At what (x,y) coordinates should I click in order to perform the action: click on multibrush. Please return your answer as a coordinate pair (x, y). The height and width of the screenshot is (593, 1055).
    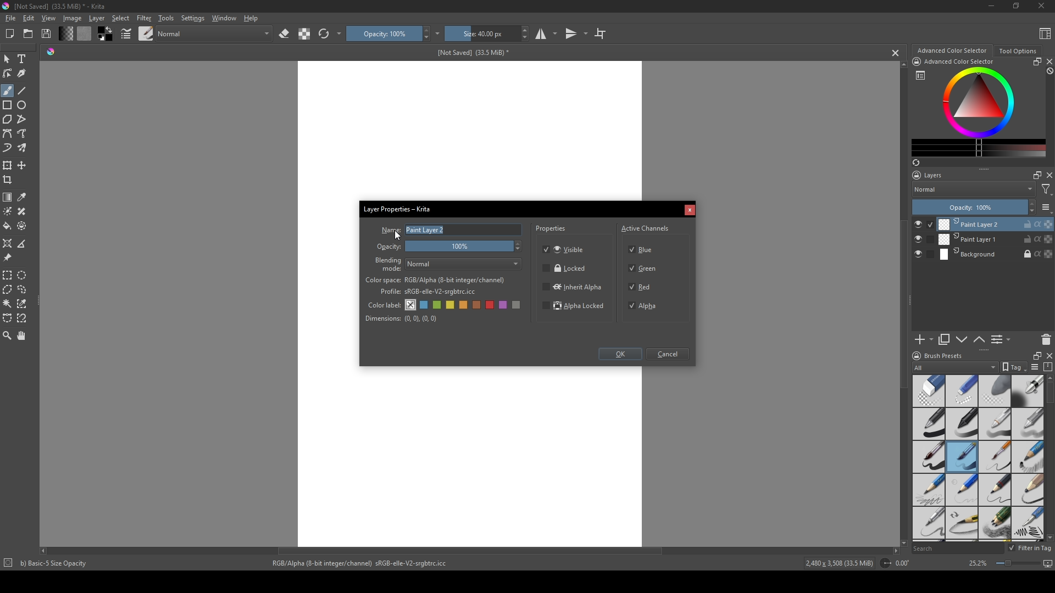
    Looking at the image, I should click on (23, 148).